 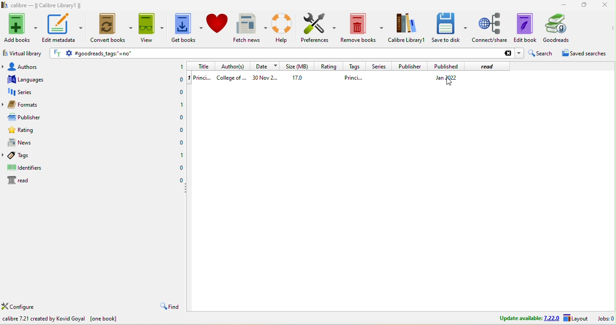 What do you see at coordinates (69, 54) in the screenshot?
I see `settings` at bounding box center [69, 54].